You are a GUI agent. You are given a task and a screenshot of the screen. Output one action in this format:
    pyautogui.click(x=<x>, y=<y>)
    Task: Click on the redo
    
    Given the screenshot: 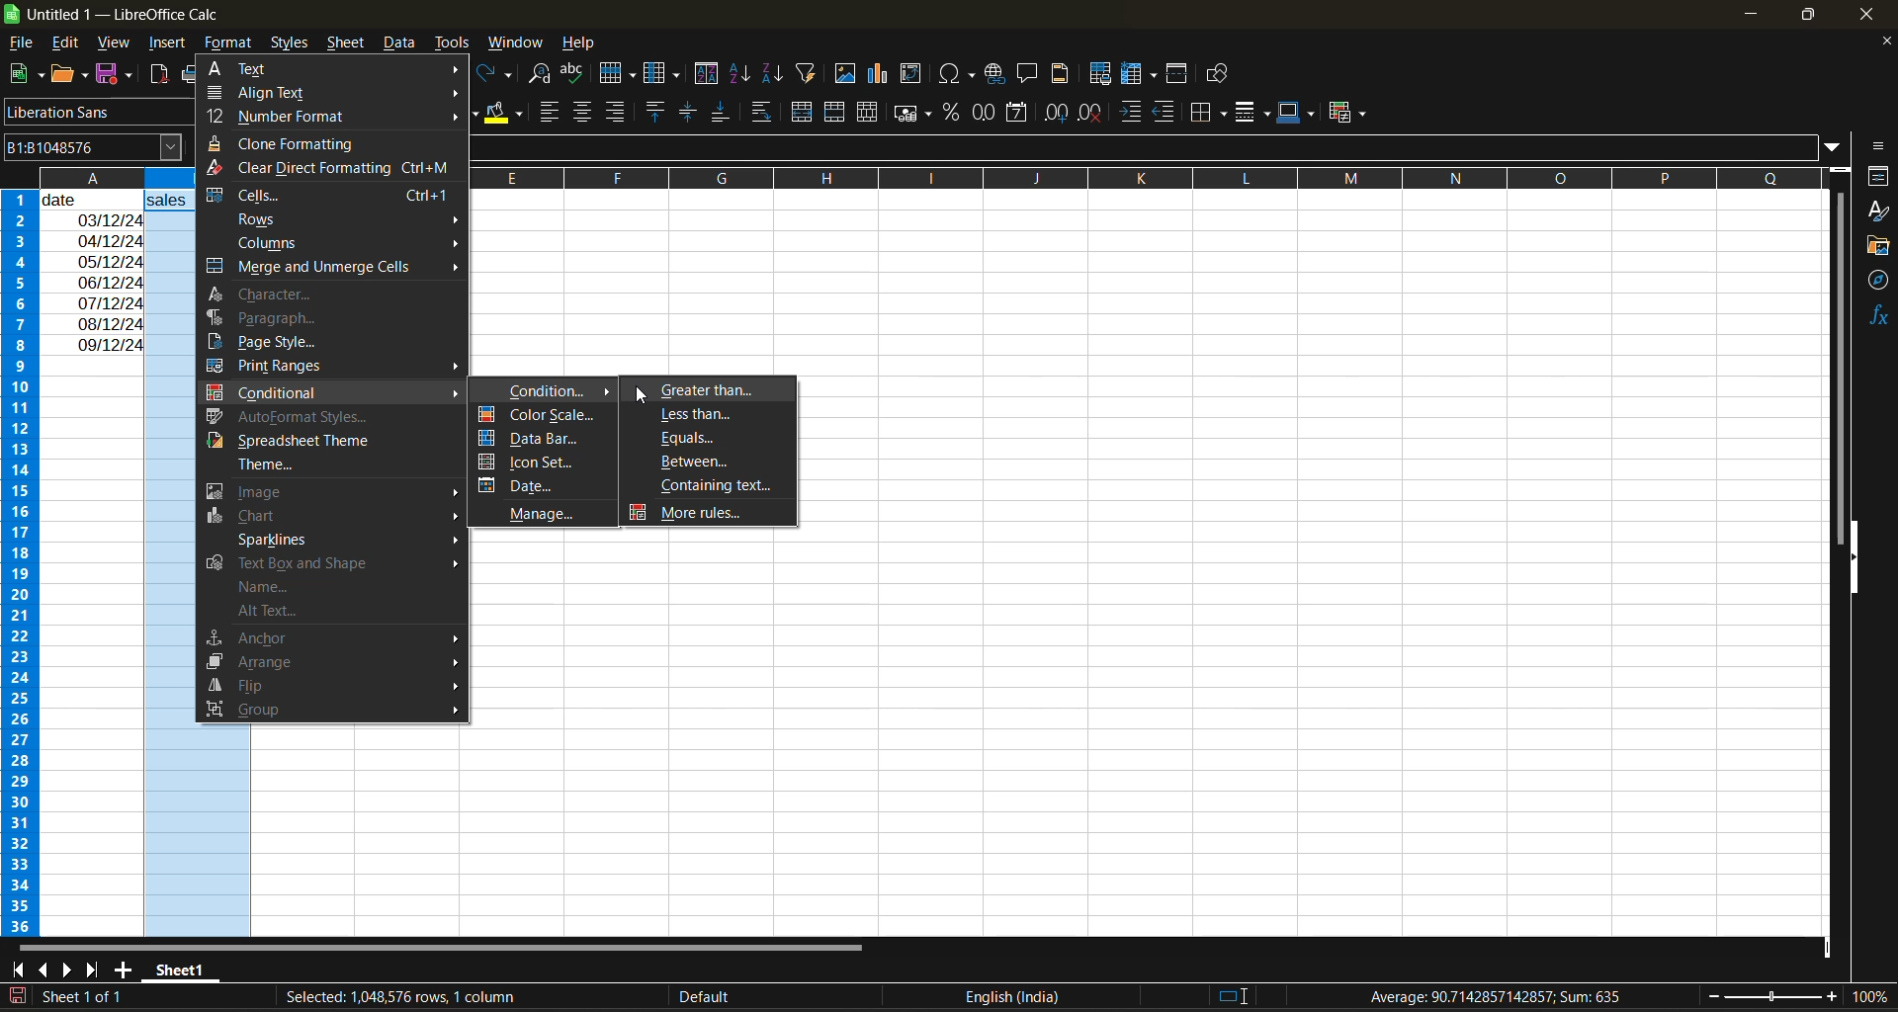 What is the action you would take?
    pyautogui.click(x=498, y=74)
    